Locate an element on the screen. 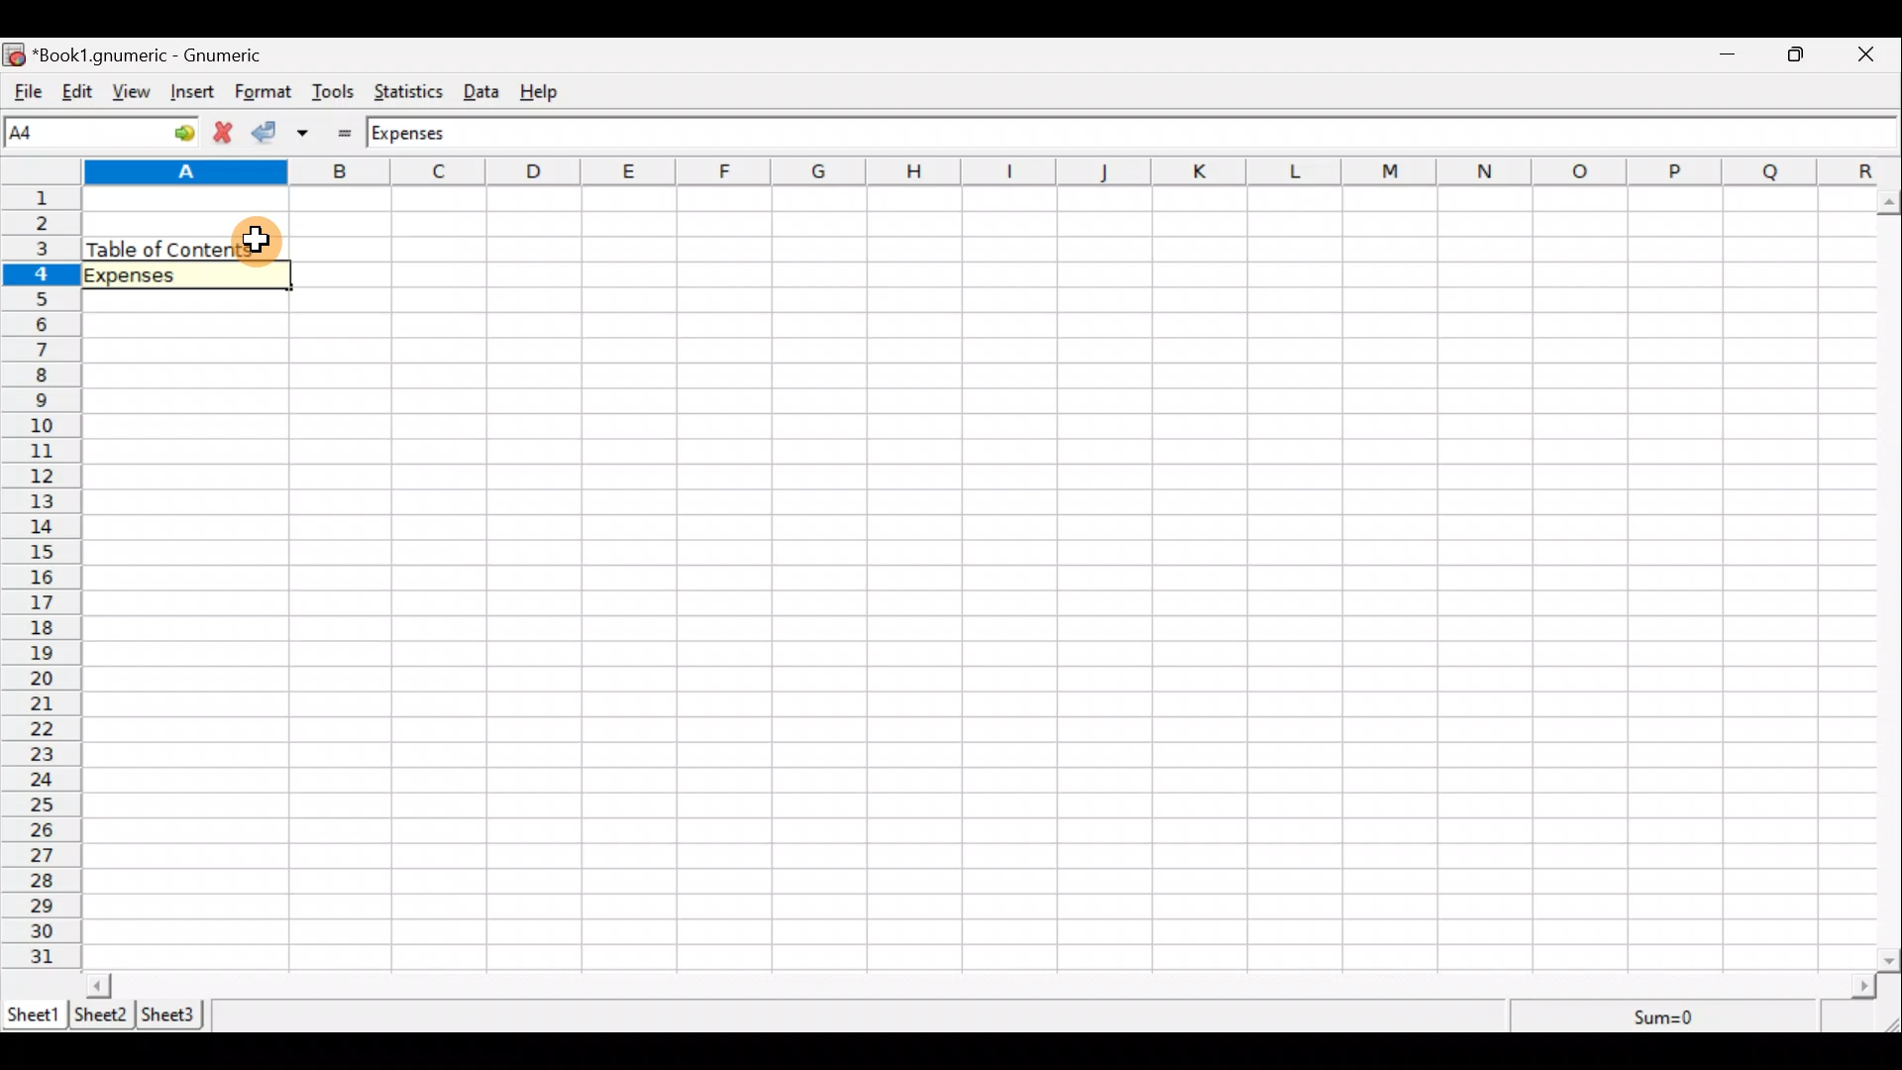  Tools is located at coordinates (334, 93).